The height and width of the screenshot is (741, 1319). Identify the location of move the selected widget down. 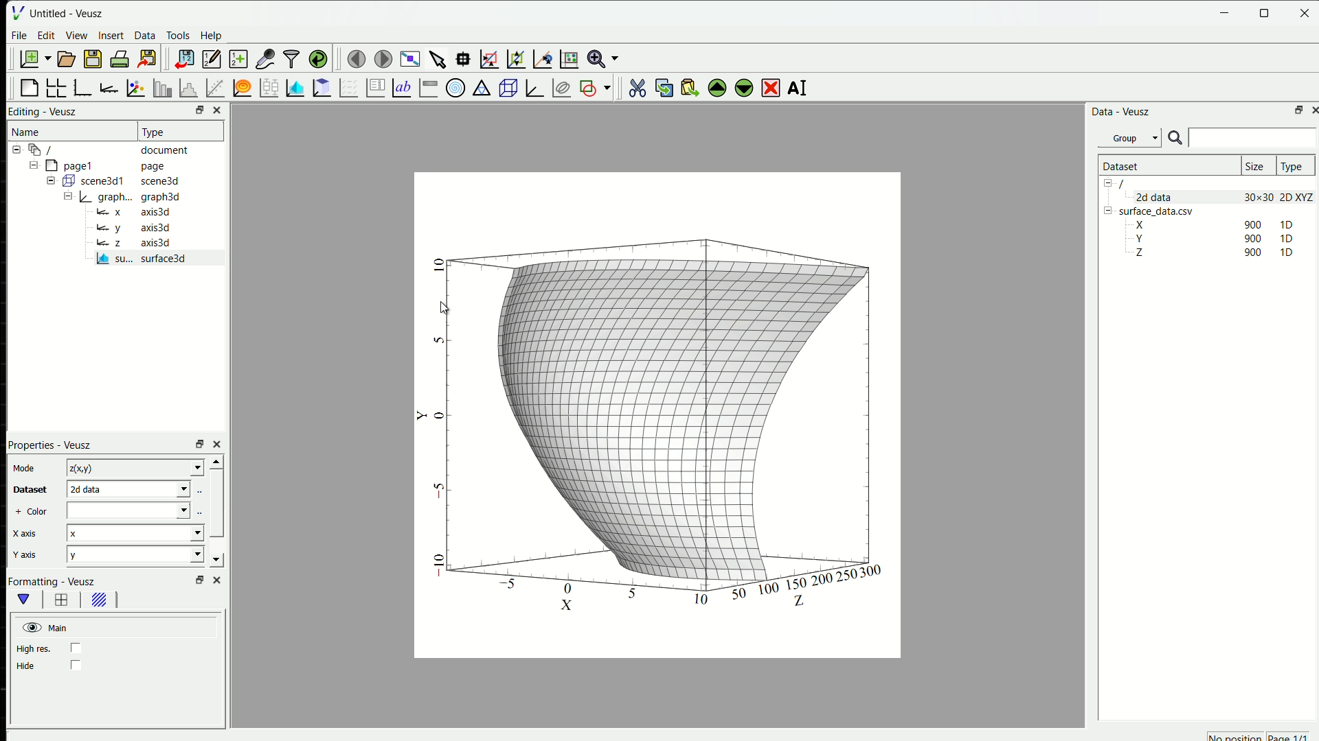
(744, 87).